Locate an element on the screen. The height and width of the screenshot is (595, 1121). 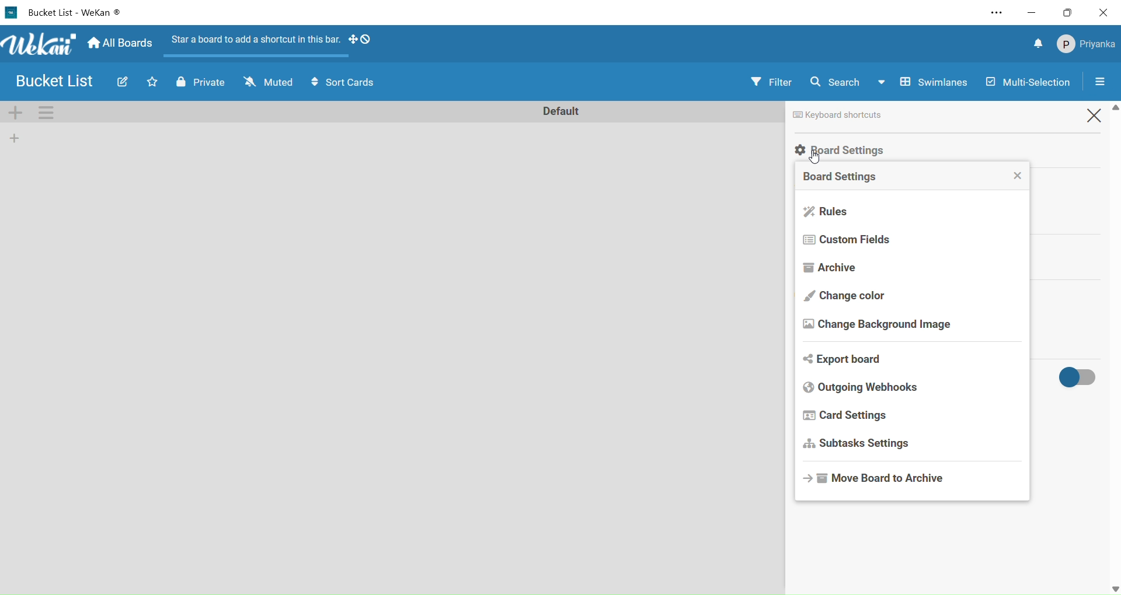
close is located at coordinates (1105, 12).